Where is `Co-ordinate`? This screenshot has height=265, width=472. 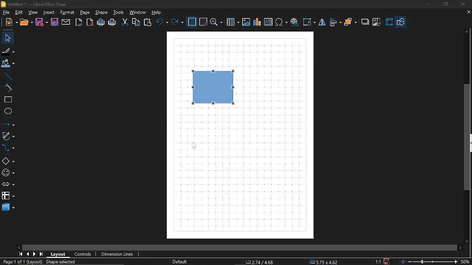
Co-ordinate is located at coordinates (258, 262).